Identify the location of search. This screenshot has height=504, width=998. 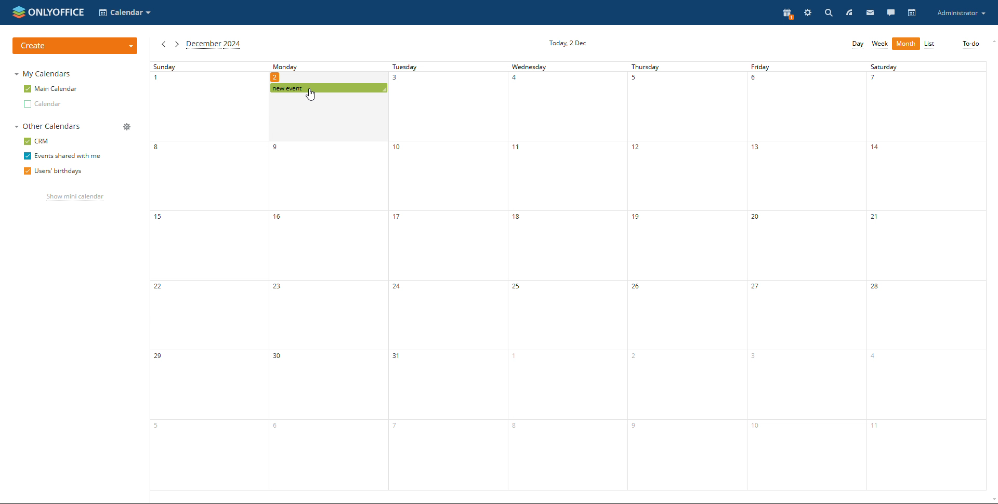
(830, 13).